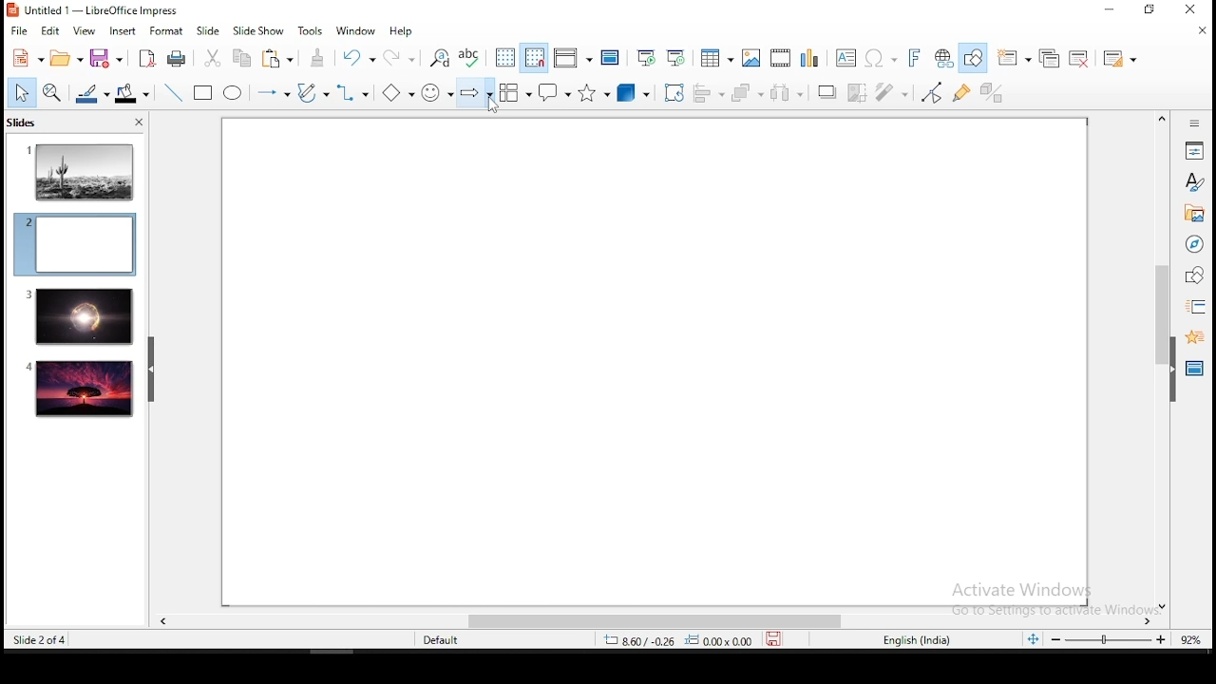 This screenshot has width=1216, height=684. Describe the element at coordinates (22, 92) in the screenshot. I see `select` at that location.